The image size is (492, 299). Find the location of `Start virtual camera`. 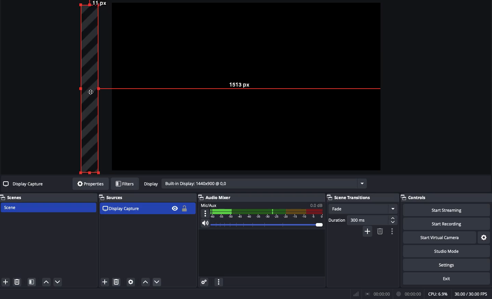

Start virtual camera is located at coordinates (440, 237).